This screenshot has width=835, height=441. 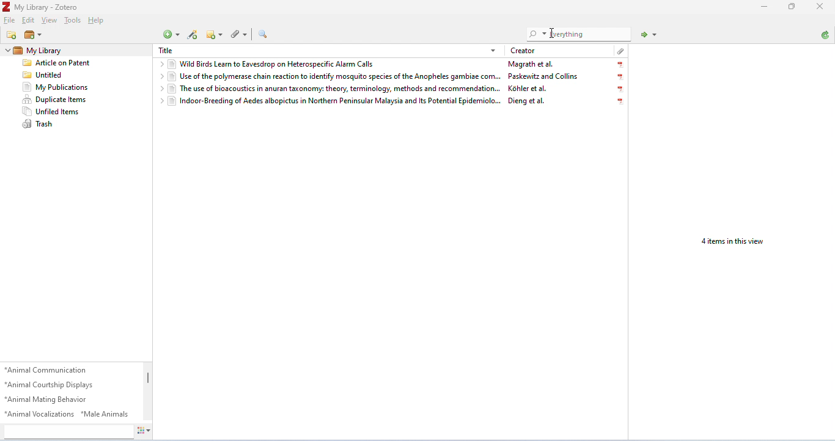 I want to click on *Animal Vocalizations *Male Animals, so click(x=69, y=415).